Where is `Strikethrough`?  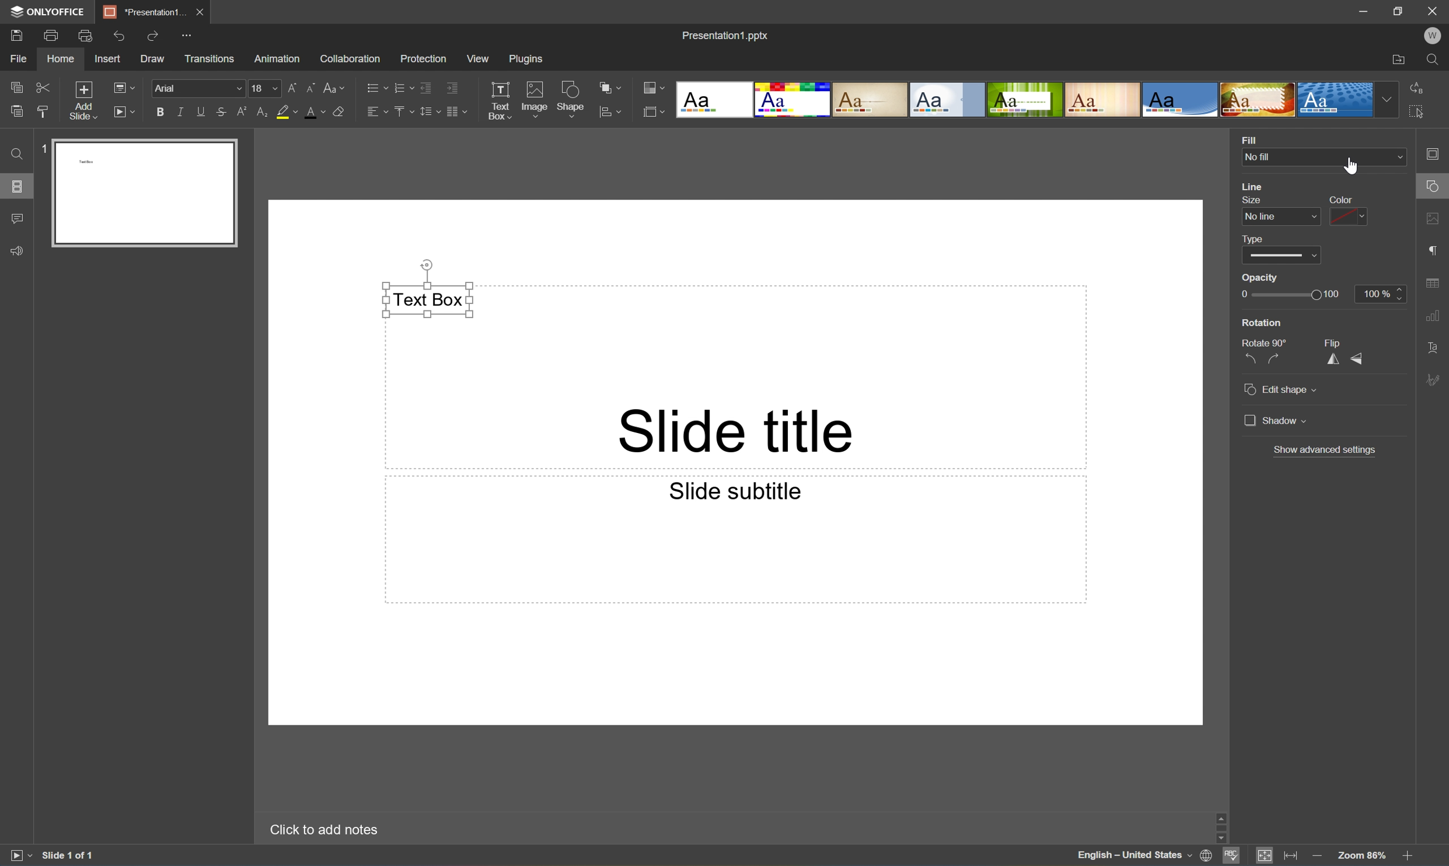 Strikethrough is located at coordinates (218, 111).